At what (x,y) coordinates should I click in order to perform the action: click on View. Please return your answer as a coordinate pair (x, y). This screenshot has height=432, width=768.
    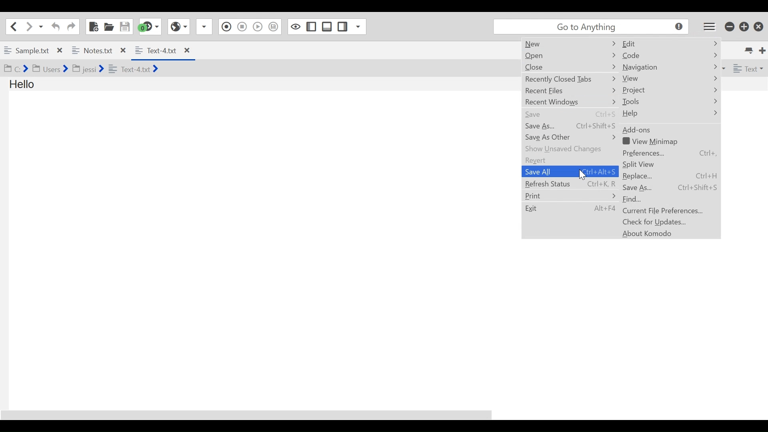
    Looking at the image, I should click on (669, 78).